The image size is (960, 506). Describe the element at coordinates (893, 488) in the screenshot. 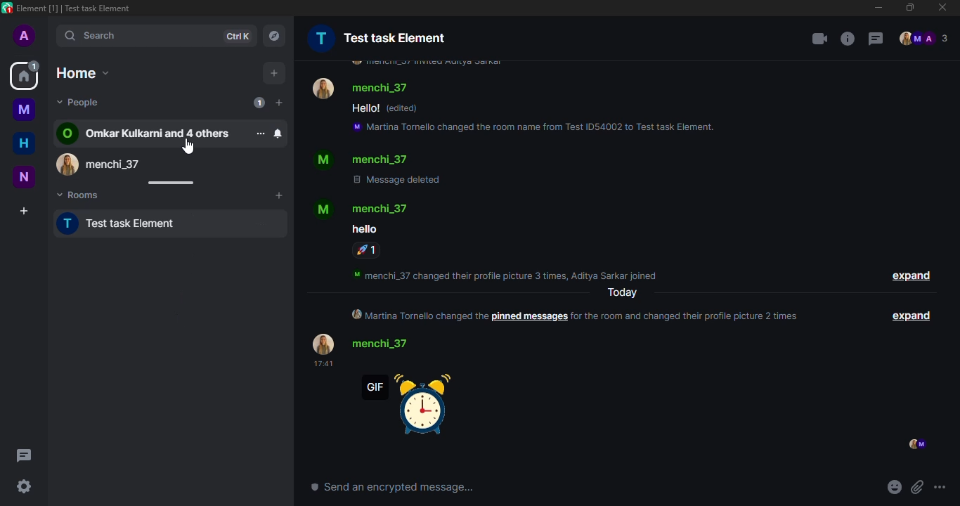

I see `emoji` at that location.